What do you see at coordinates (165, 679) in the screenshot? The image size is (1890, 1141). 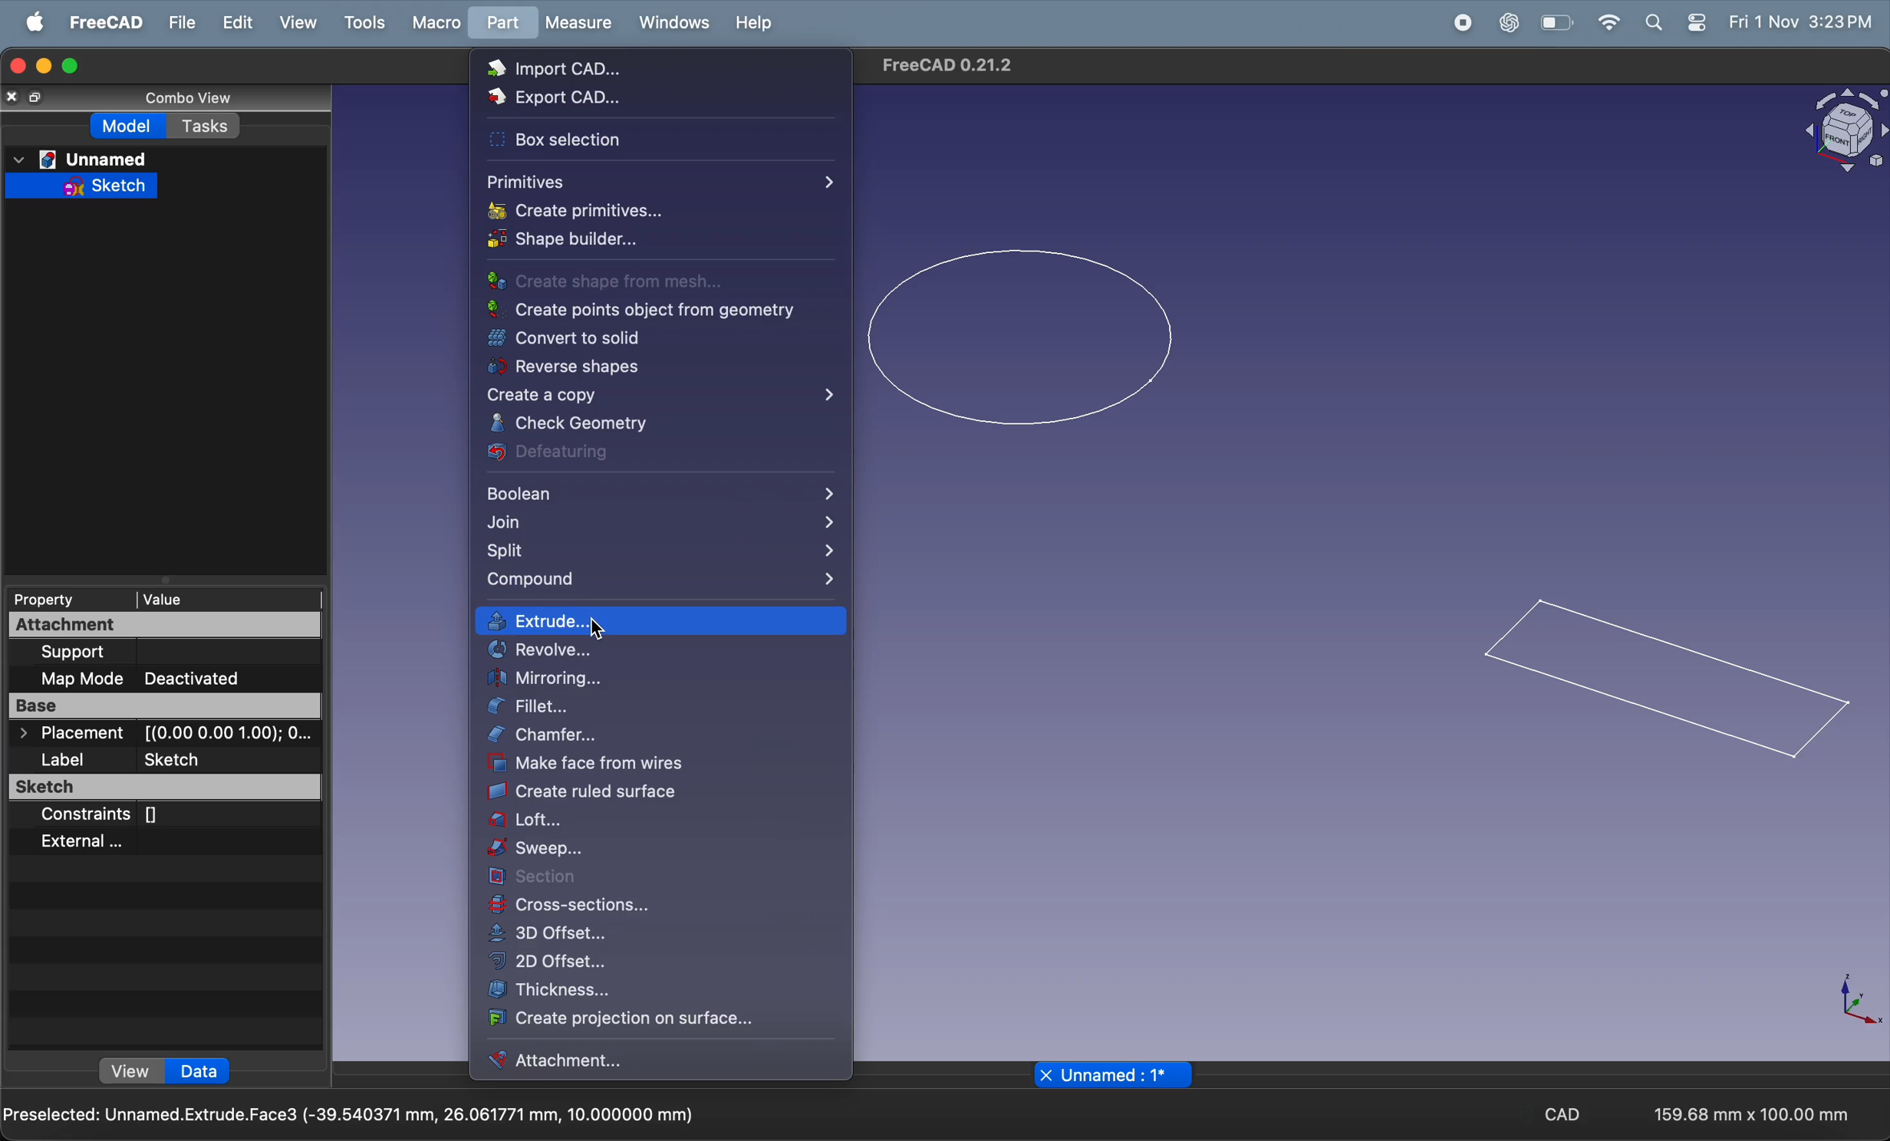 I see `Map Mode Deactivated` at bounding box center [165, 679].